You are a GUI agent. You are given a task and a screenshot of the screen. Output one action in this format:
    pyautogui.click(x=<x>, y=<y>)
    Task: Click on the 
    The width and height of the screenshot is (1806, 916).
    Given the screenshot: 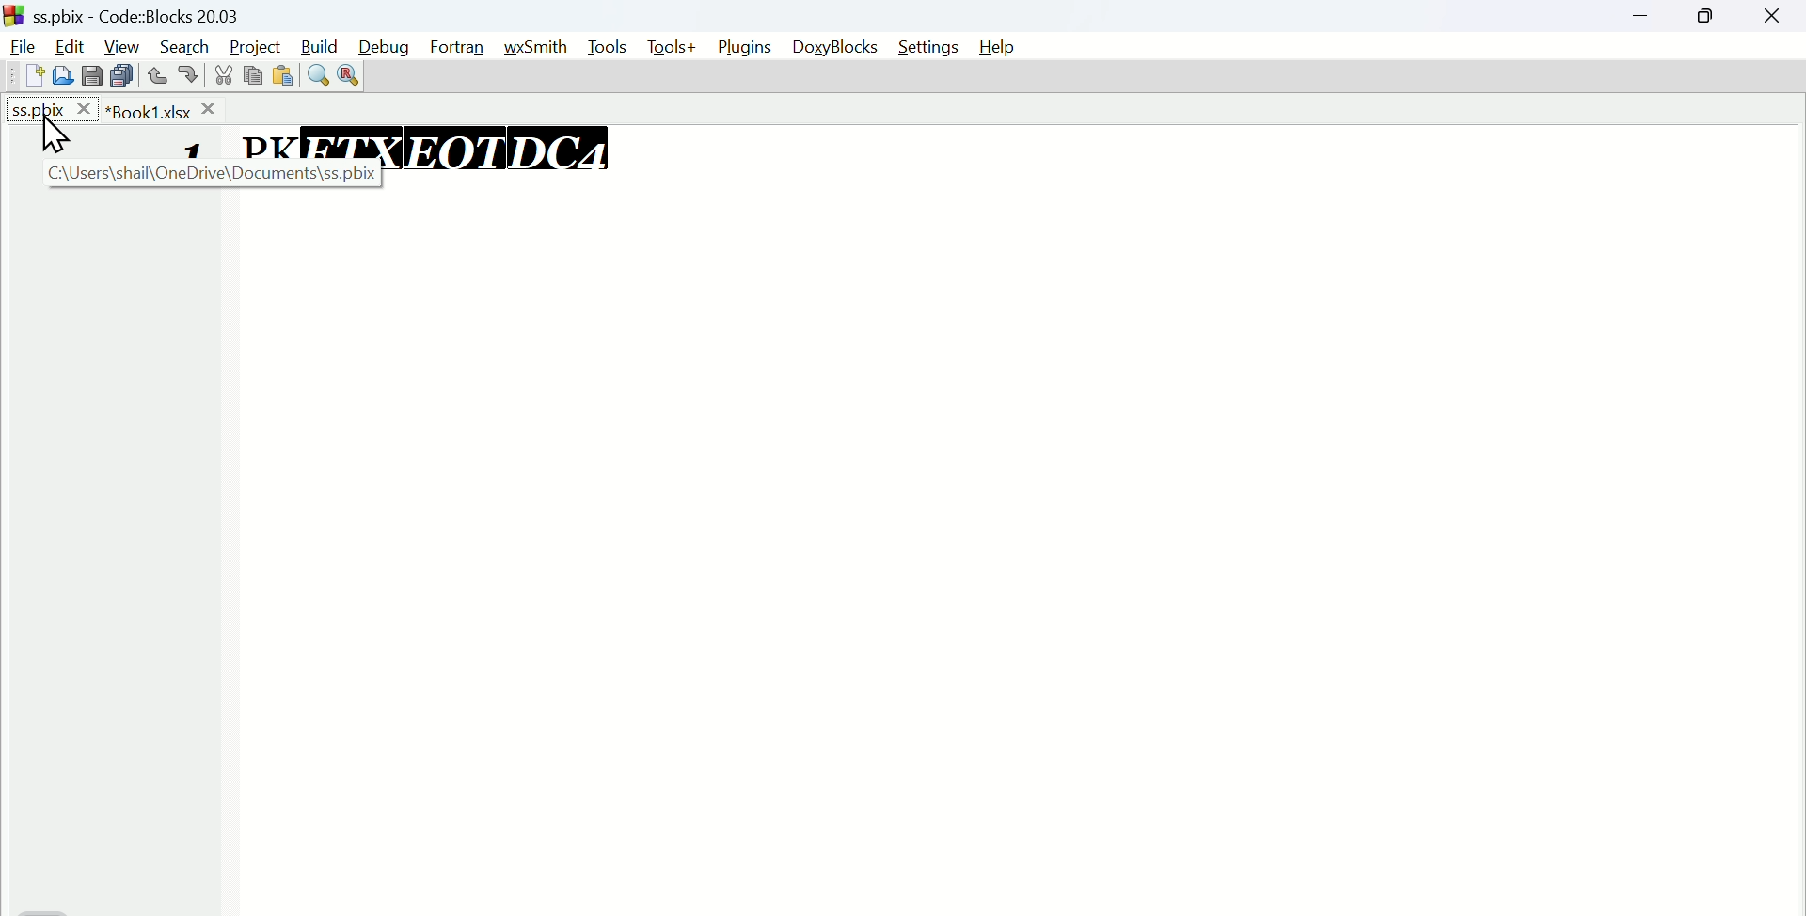 What is the action you would take?
    pyautogui.click(x=610, y=47)
    